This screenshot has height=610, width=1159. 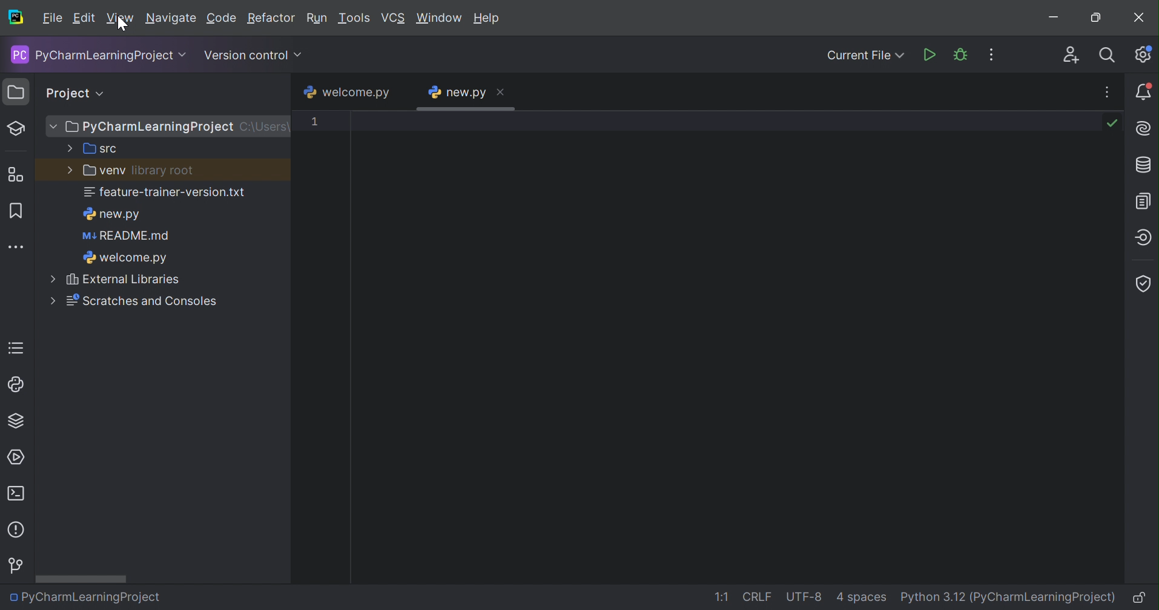 I want to click on VCS, so click(x=395, y=18).